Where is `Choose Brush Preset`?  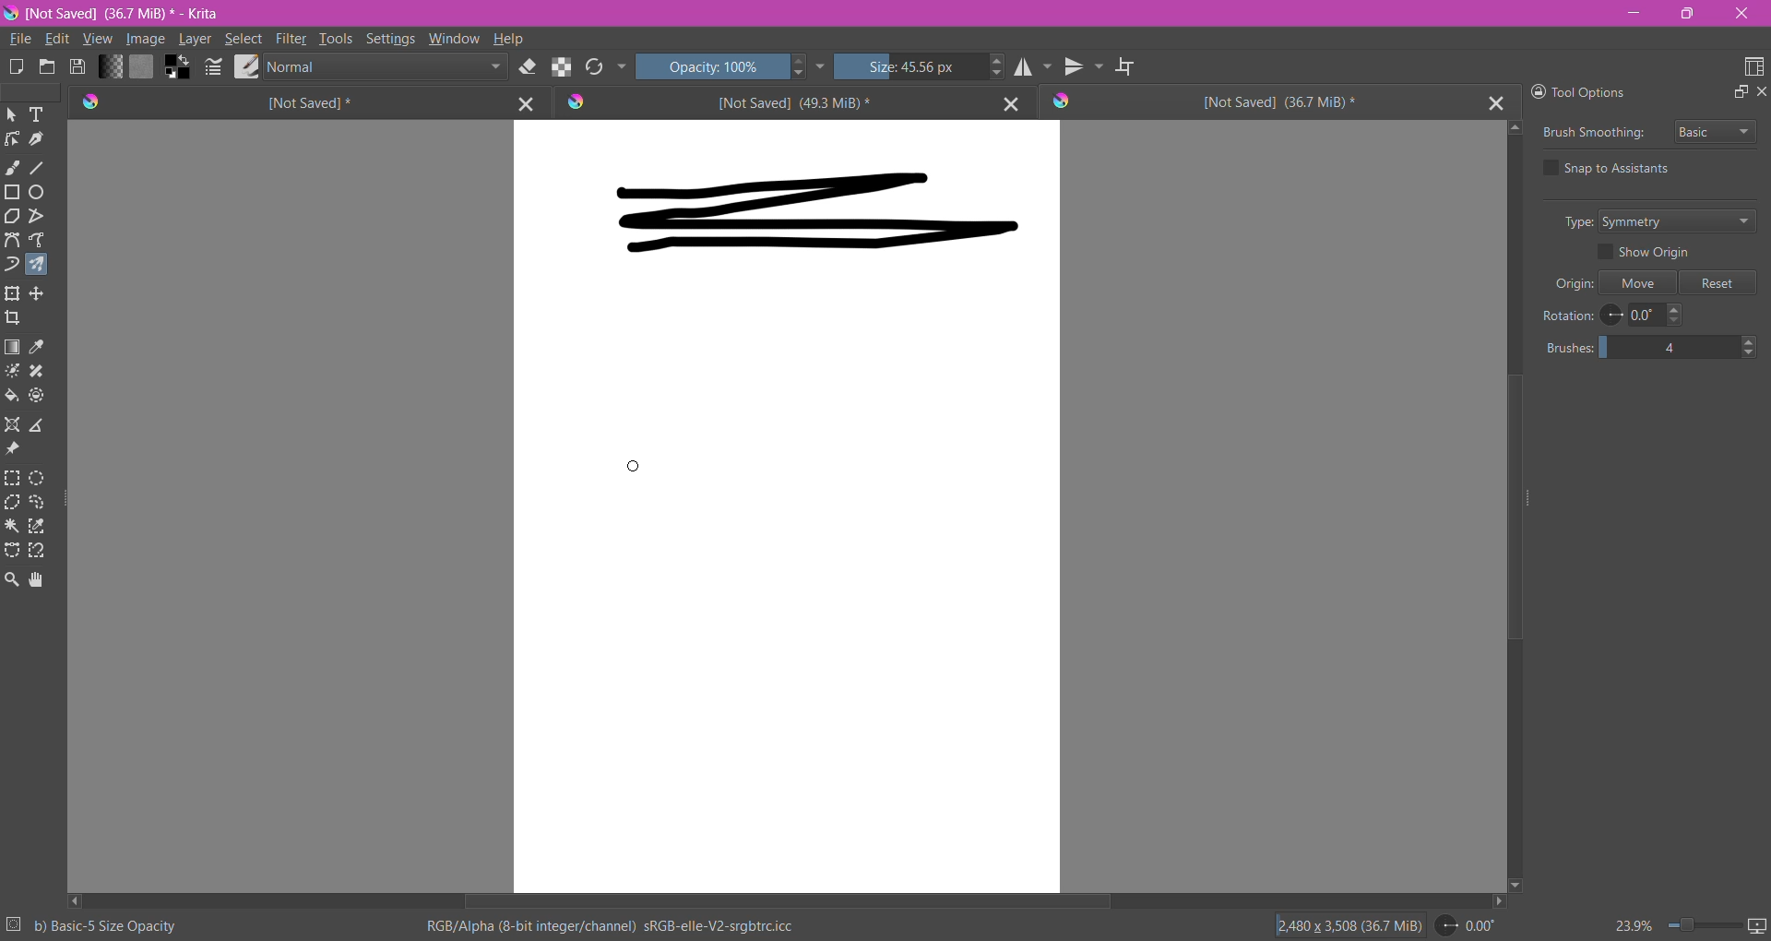 Choose Brush Preset is located at coordinates (245, 66).